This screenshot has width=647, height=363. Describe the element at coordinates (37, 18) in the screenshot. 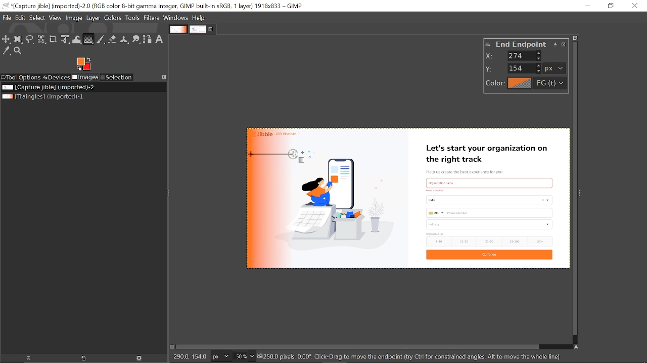

I see `Select` at that location.